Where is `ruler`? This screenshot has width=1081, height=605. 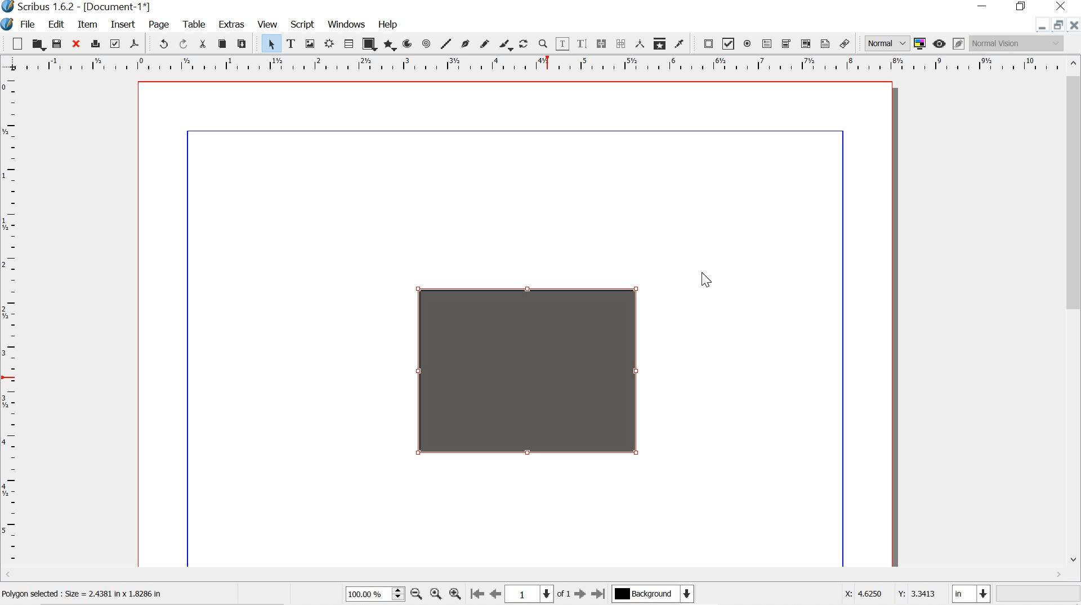
ruler is located at coordinates (531, 64).